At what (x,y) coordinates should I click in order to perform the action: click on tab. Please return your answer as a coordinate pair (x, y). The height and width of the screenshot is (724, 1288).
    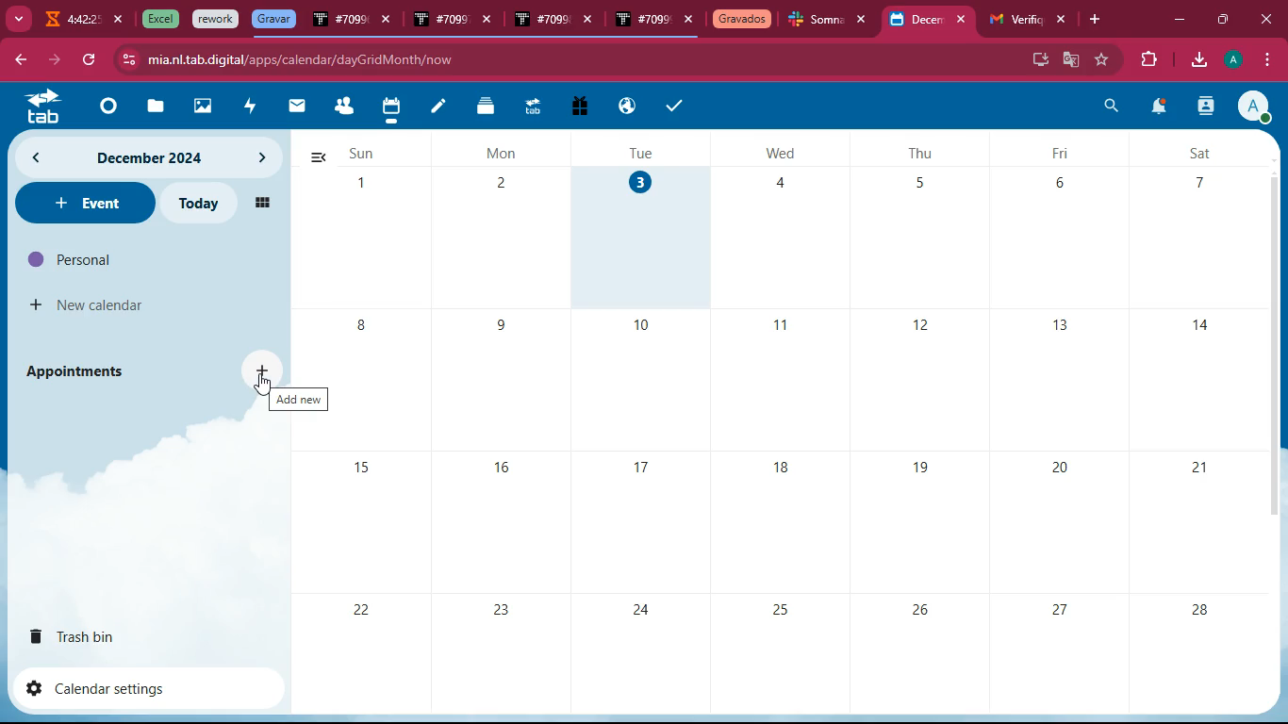
    Looking at the image, I should click on (1013, 20).